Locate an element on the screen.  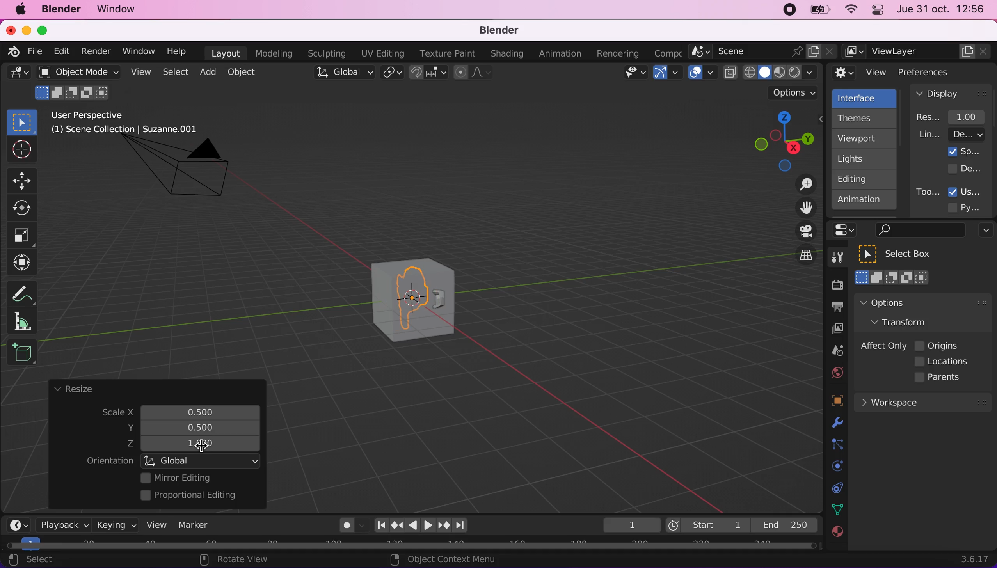
transform is located at coordinates (24, 263).